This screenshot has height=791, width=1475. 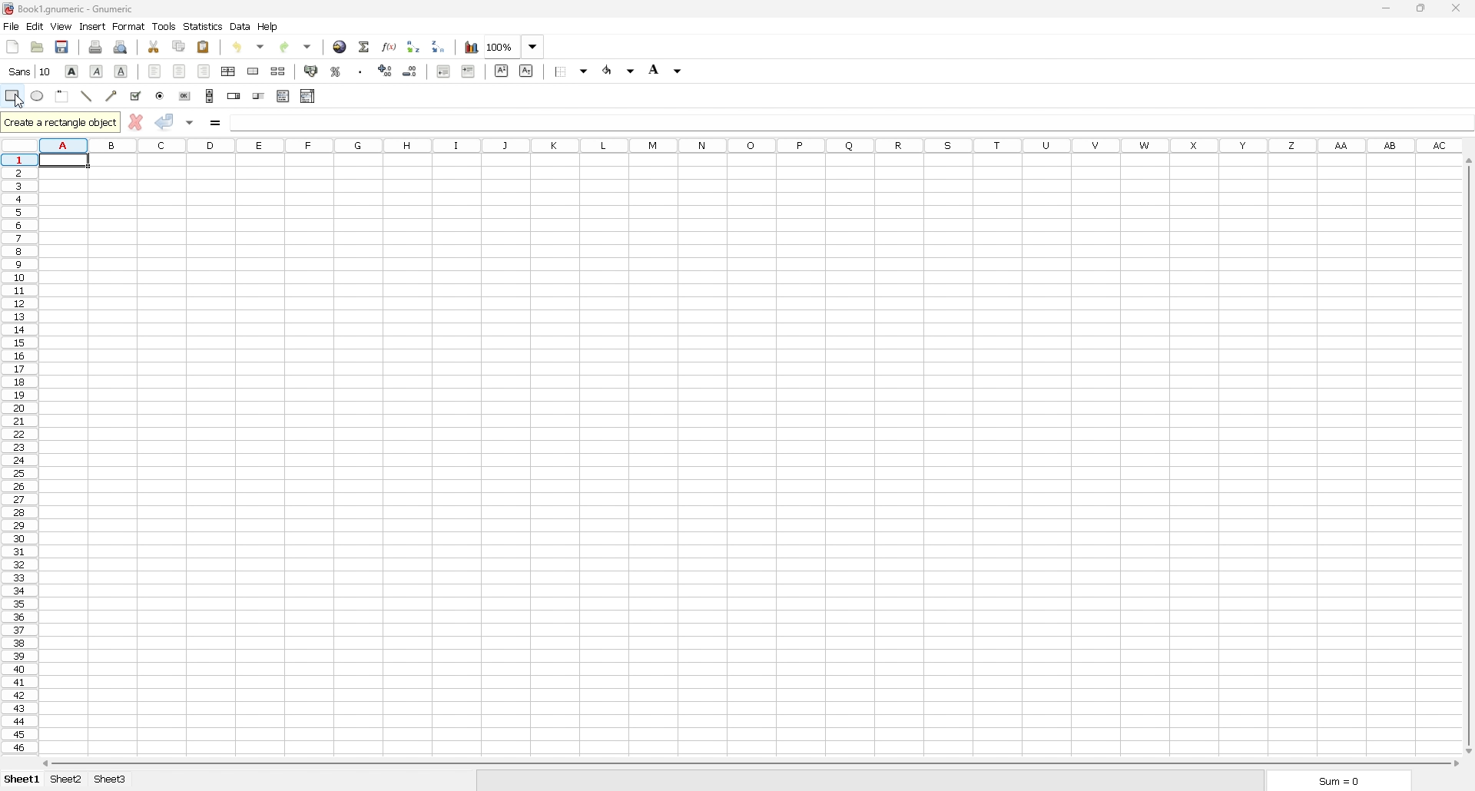 What do you see at coordinates (122, 47) in the screenshot?
I see `print preview` at bounding box center [122, 47].